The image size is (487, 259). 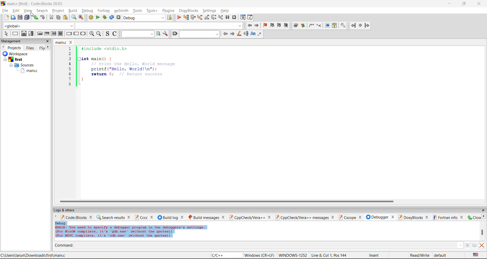 What do you see at coordinates (39, 34) in the screenshot?
I see `entry condition loop` at bounding box center [39, 34].